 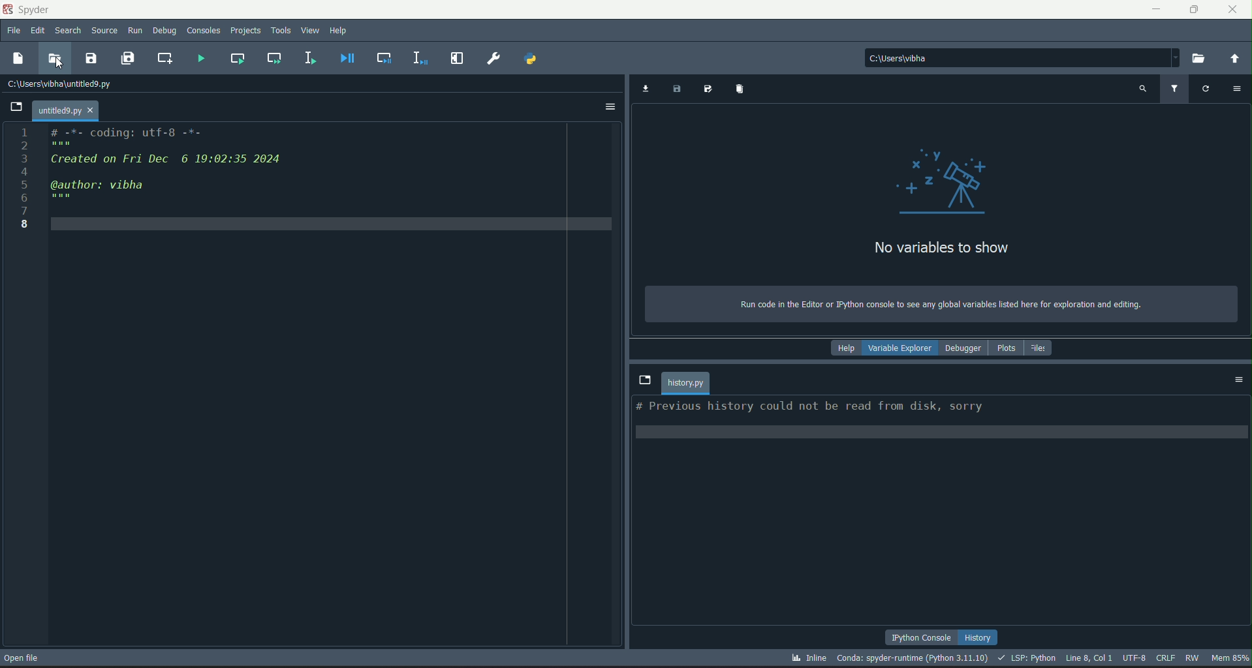 What do you see at coordinates (1154, 8) in the screenshot?
I see `minimize` at bounding box center [1154, 8].